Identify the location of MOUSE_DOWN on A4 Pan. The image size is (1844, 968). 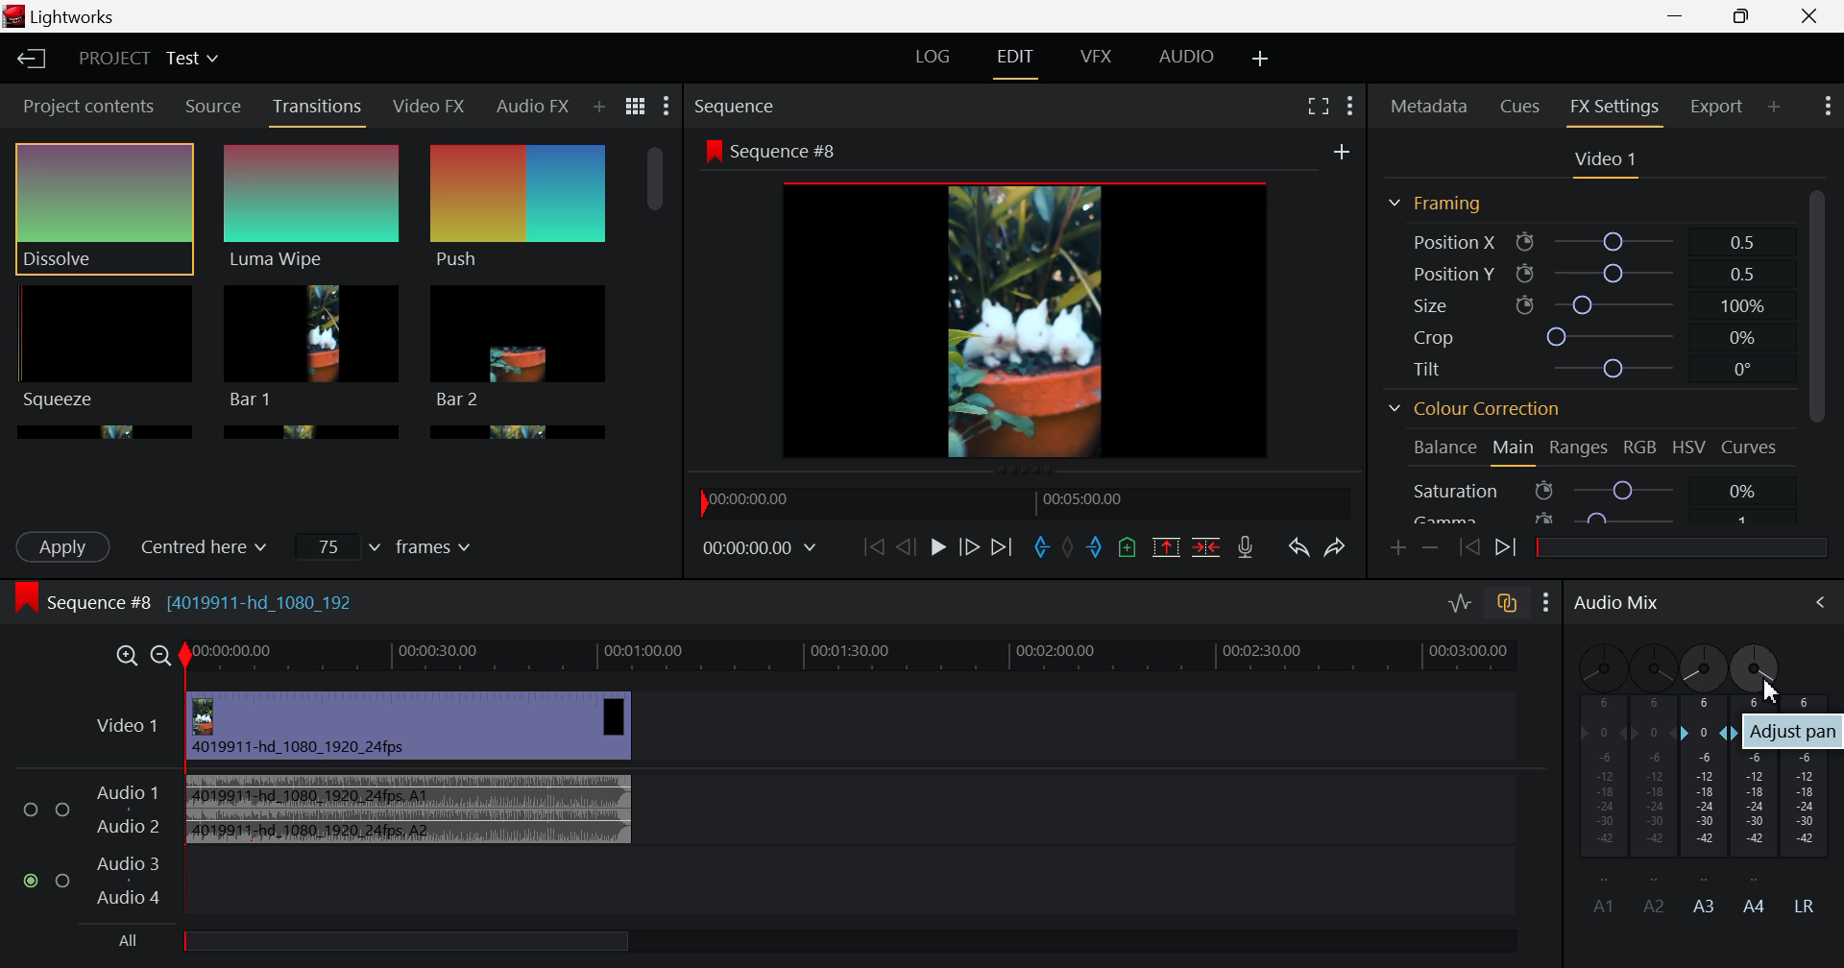
(1759, 670).